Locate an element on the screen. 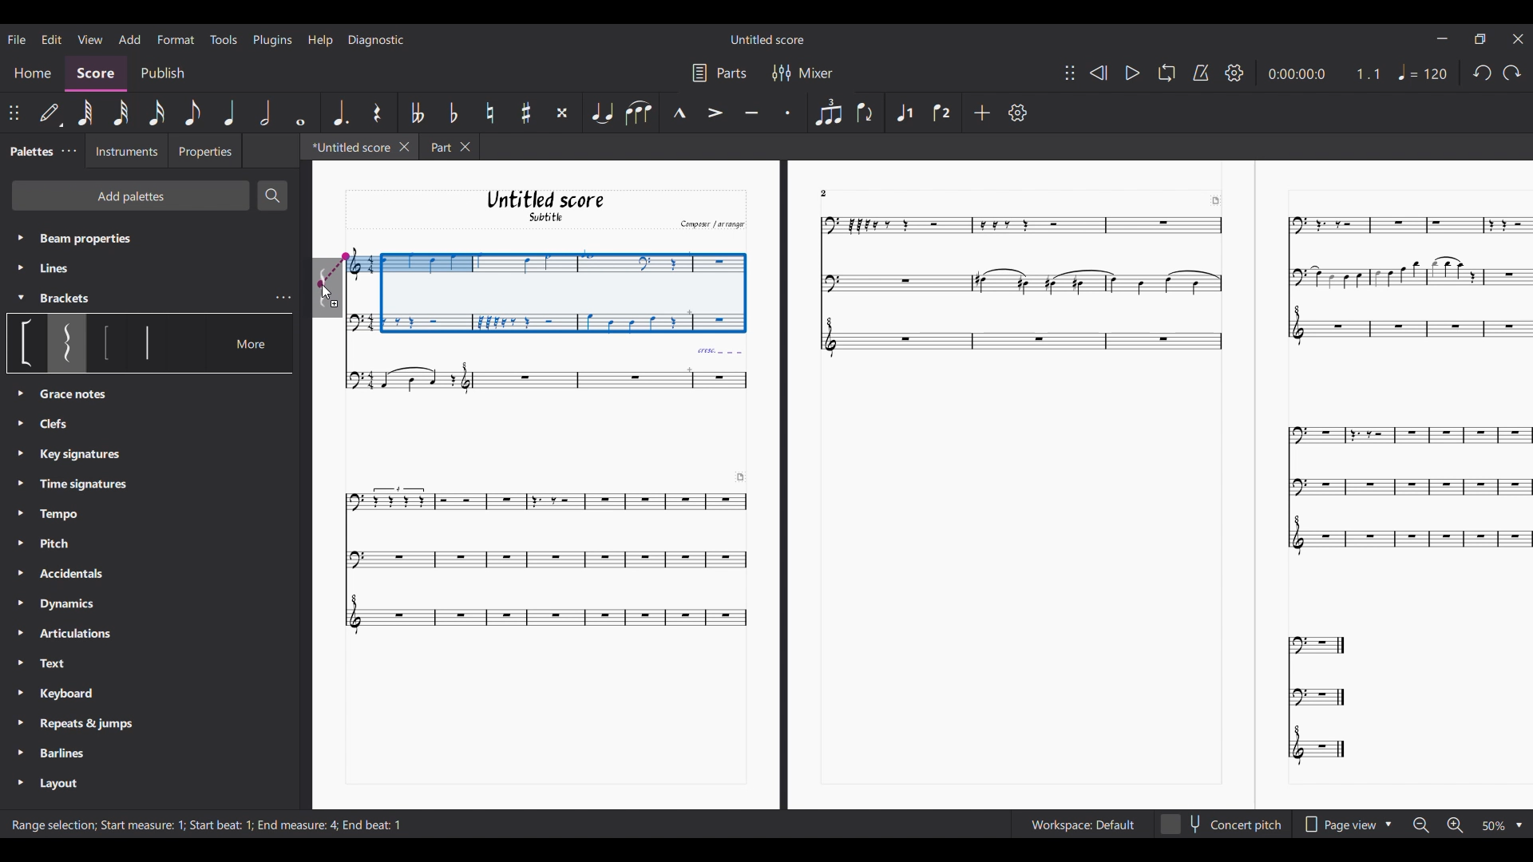 This screenshot has height=862, width=1533. Current duration and ratio is located at coordinates (1325, 73).